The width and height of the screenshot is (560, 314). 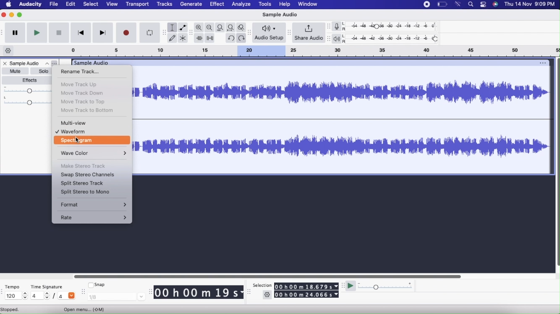 What do you see at coordinates (94, 141) in the screenshot?
I see `Spectrogram` at bounding box center [94, 141].